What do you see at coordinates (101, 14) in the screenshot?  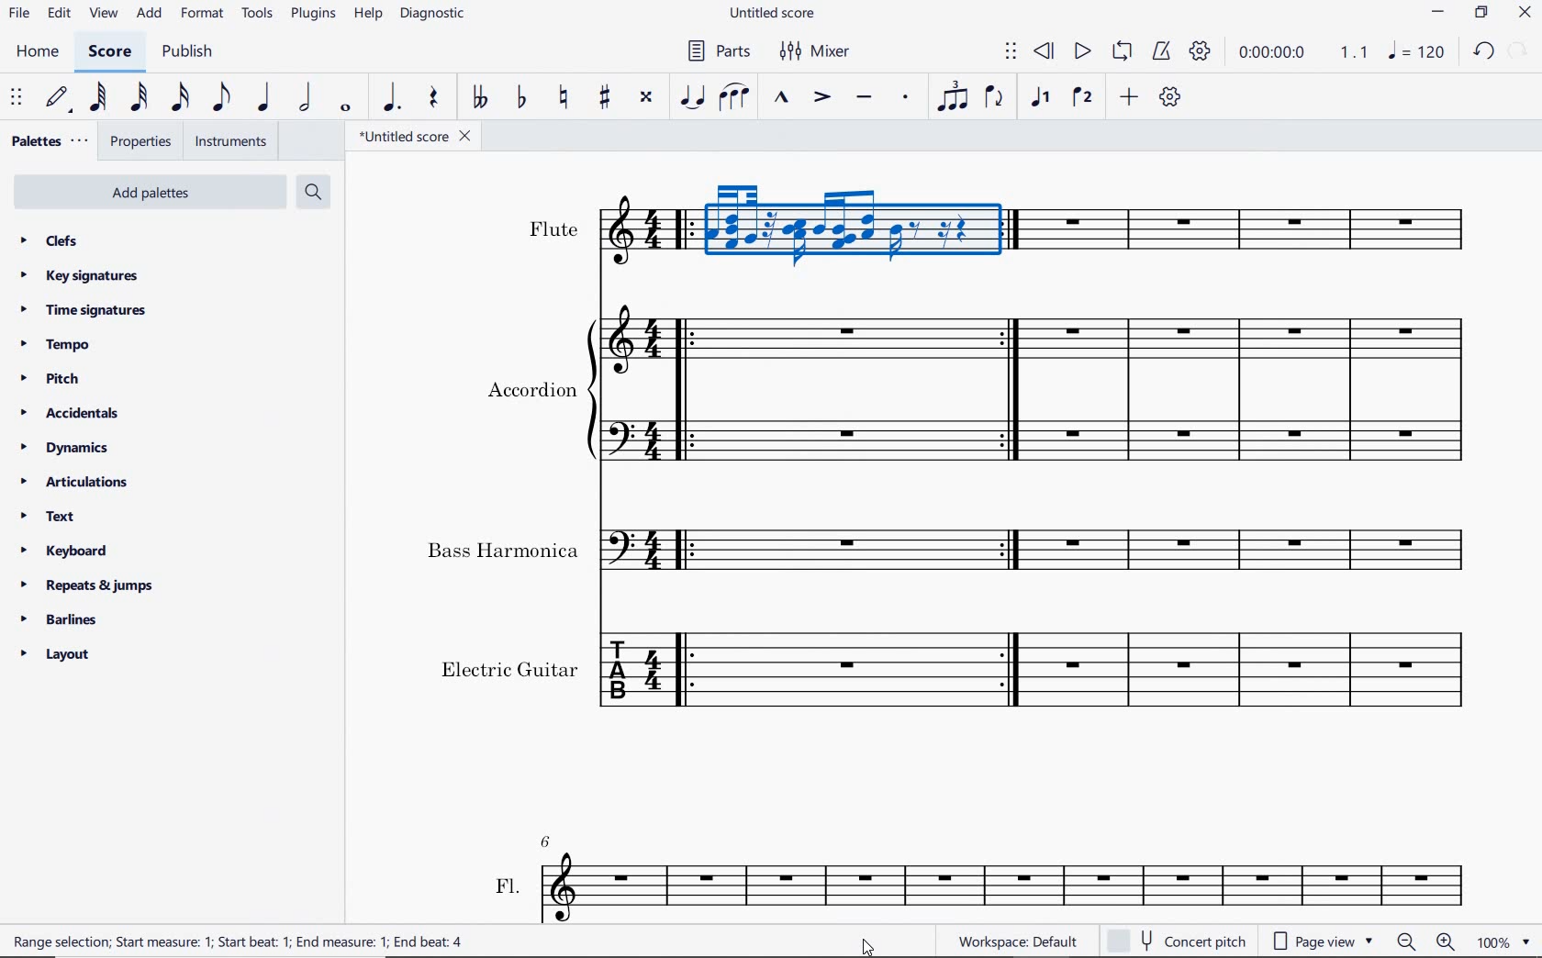 I see `view` at bounding box center [101, 14].